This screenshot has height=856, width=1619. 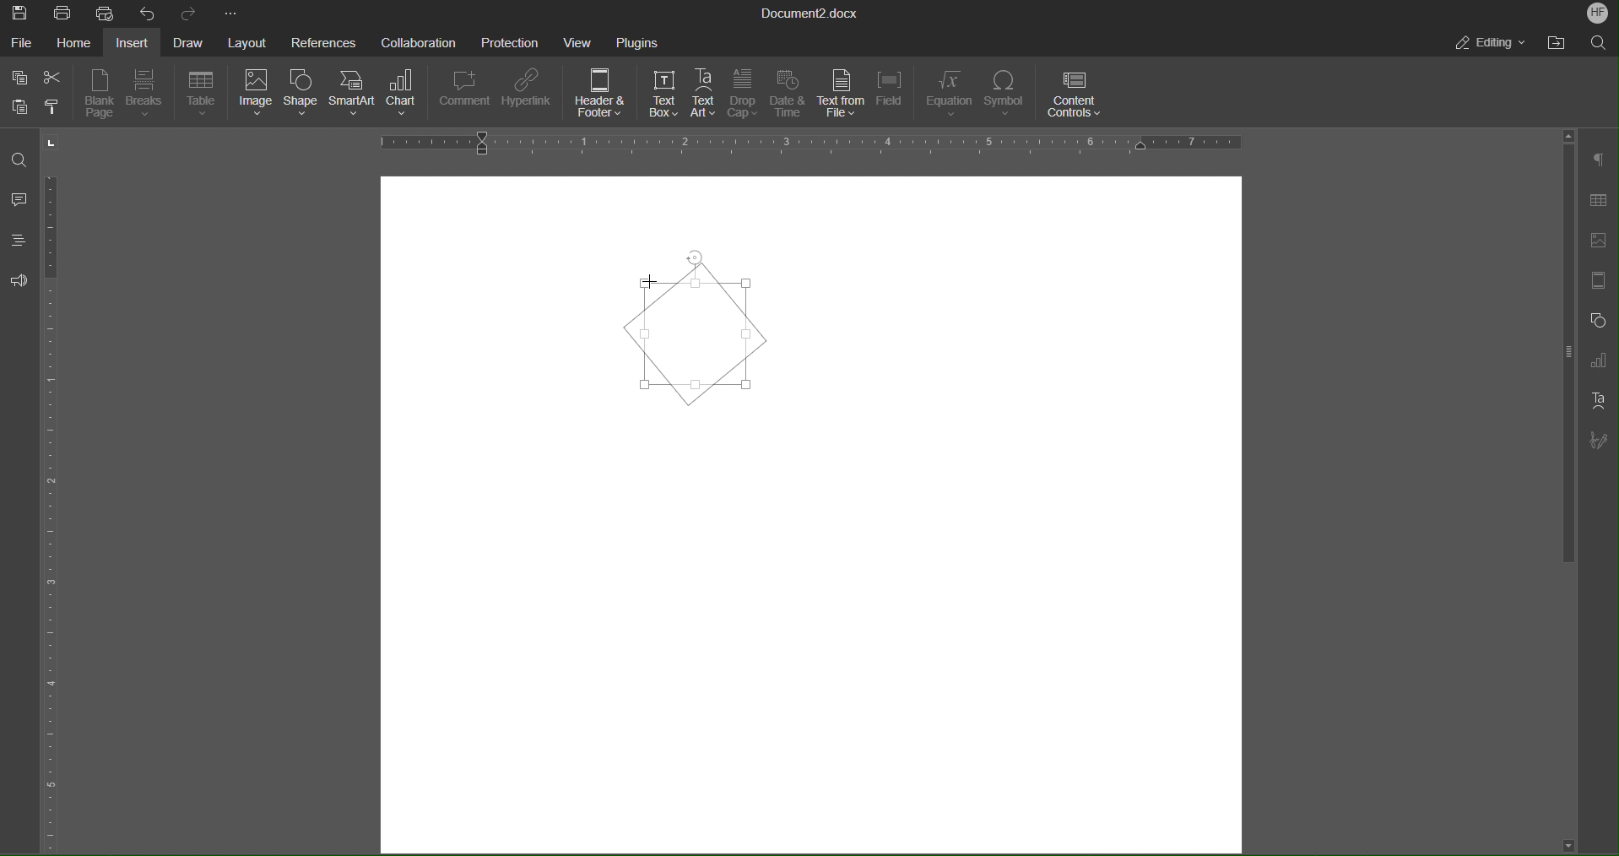 I want to click on Shape, so click(x=303, y=96).